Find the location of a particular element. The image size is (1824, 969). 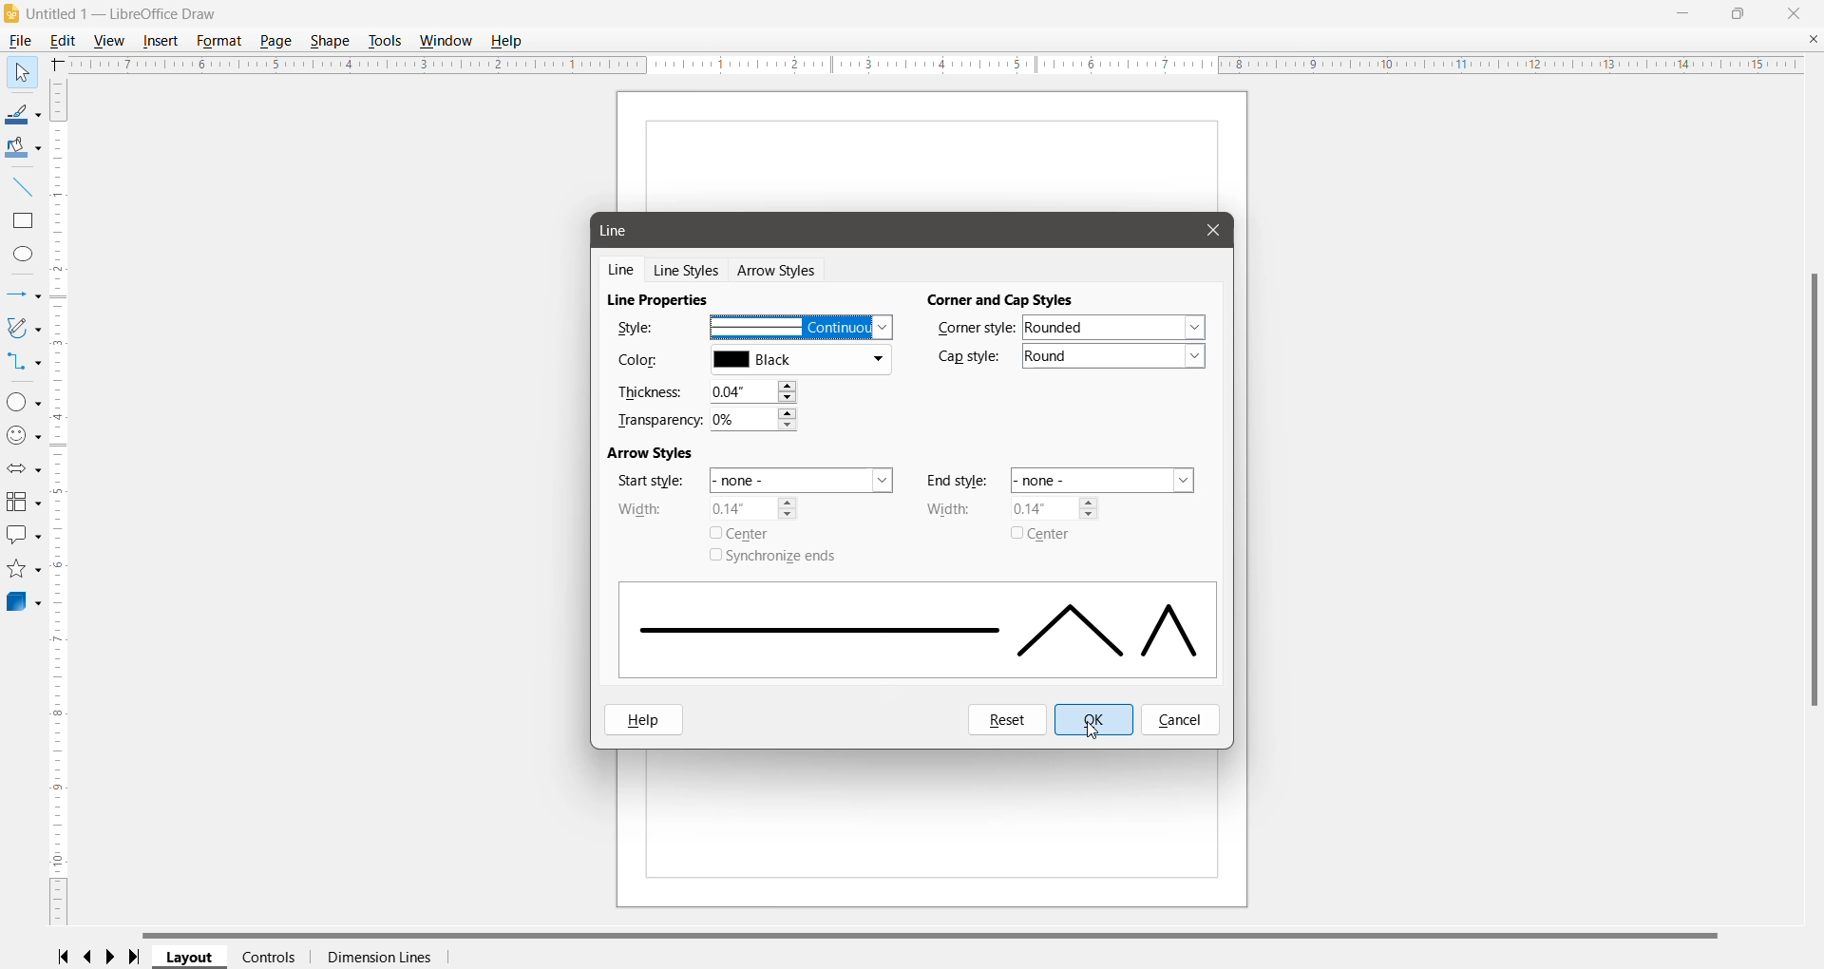

Scroll to previous page is located at coordinates (89, 958).